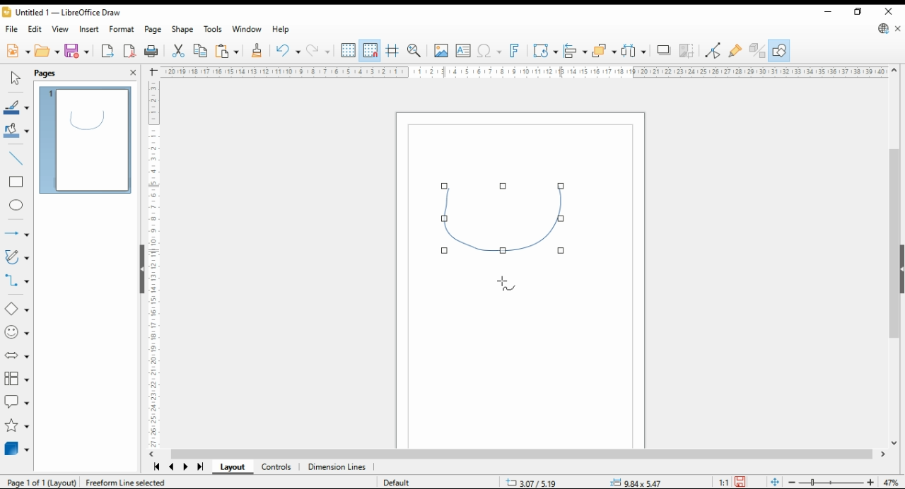  I want to click on line color, so click(16, 108).